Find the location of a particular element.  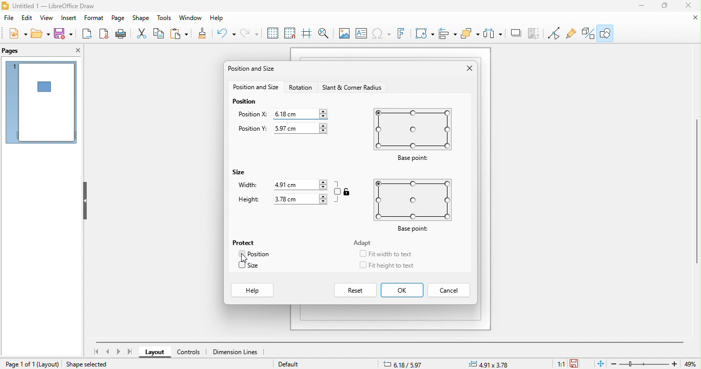

Checkbox  is located at coordinates (362, 265).